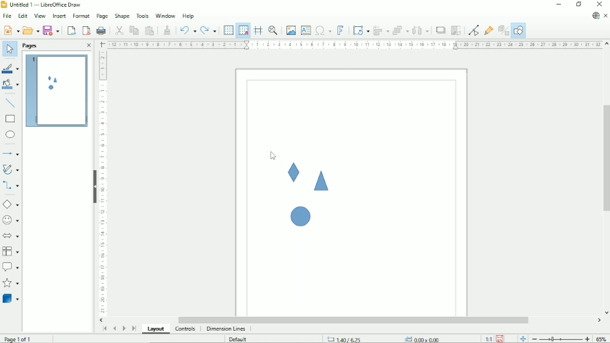  What do you see at coordinates (209, 30) in the screenshot?
I see `Redo` at bounding box center [209, 30].